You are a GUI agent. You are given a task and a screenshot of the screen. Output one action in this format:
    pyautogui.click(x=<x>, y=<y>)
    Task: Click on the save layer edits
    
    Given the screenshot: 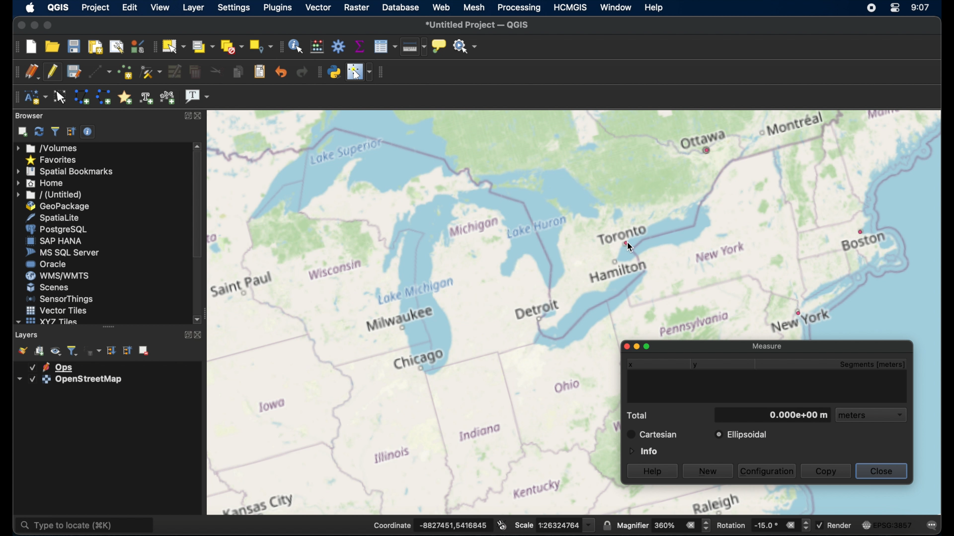 What is the action you would take?
    pyautogui.click(x=73, y=71)
    